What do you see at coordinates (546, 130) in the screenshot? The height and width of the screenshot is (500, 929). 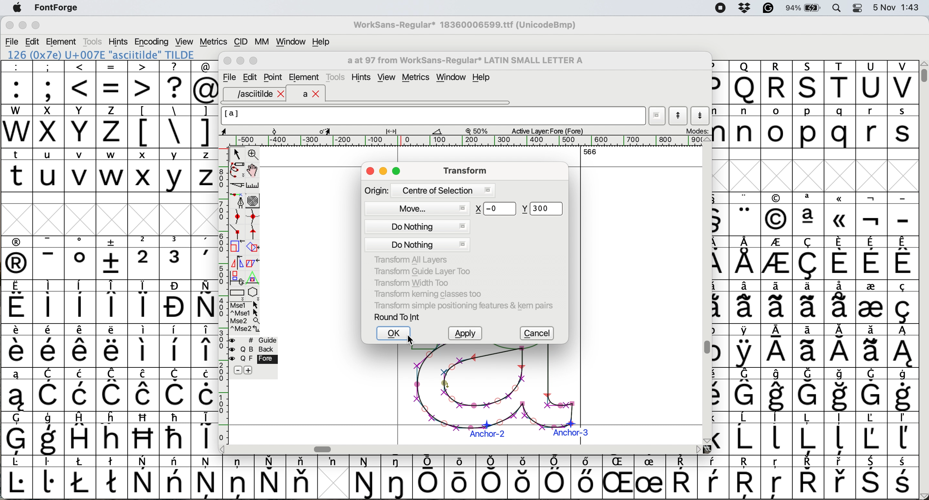 I see `active layer` at bounding box center [546, 130].